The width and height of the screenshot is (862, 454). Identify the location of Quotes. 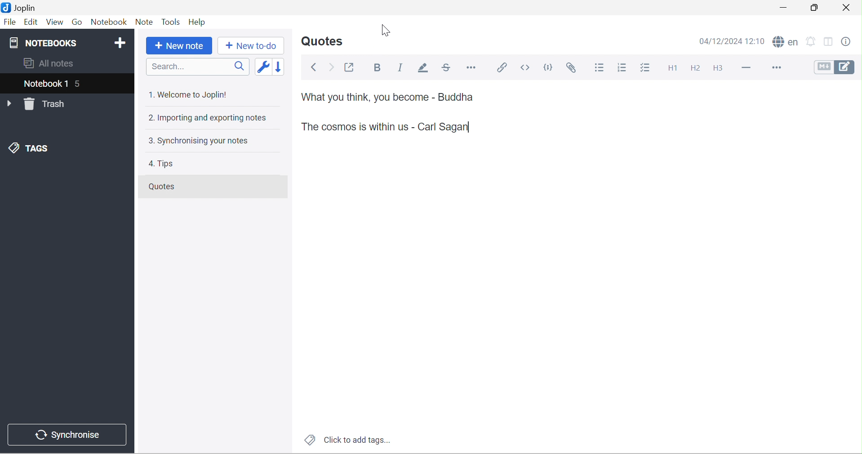
(324, 42).